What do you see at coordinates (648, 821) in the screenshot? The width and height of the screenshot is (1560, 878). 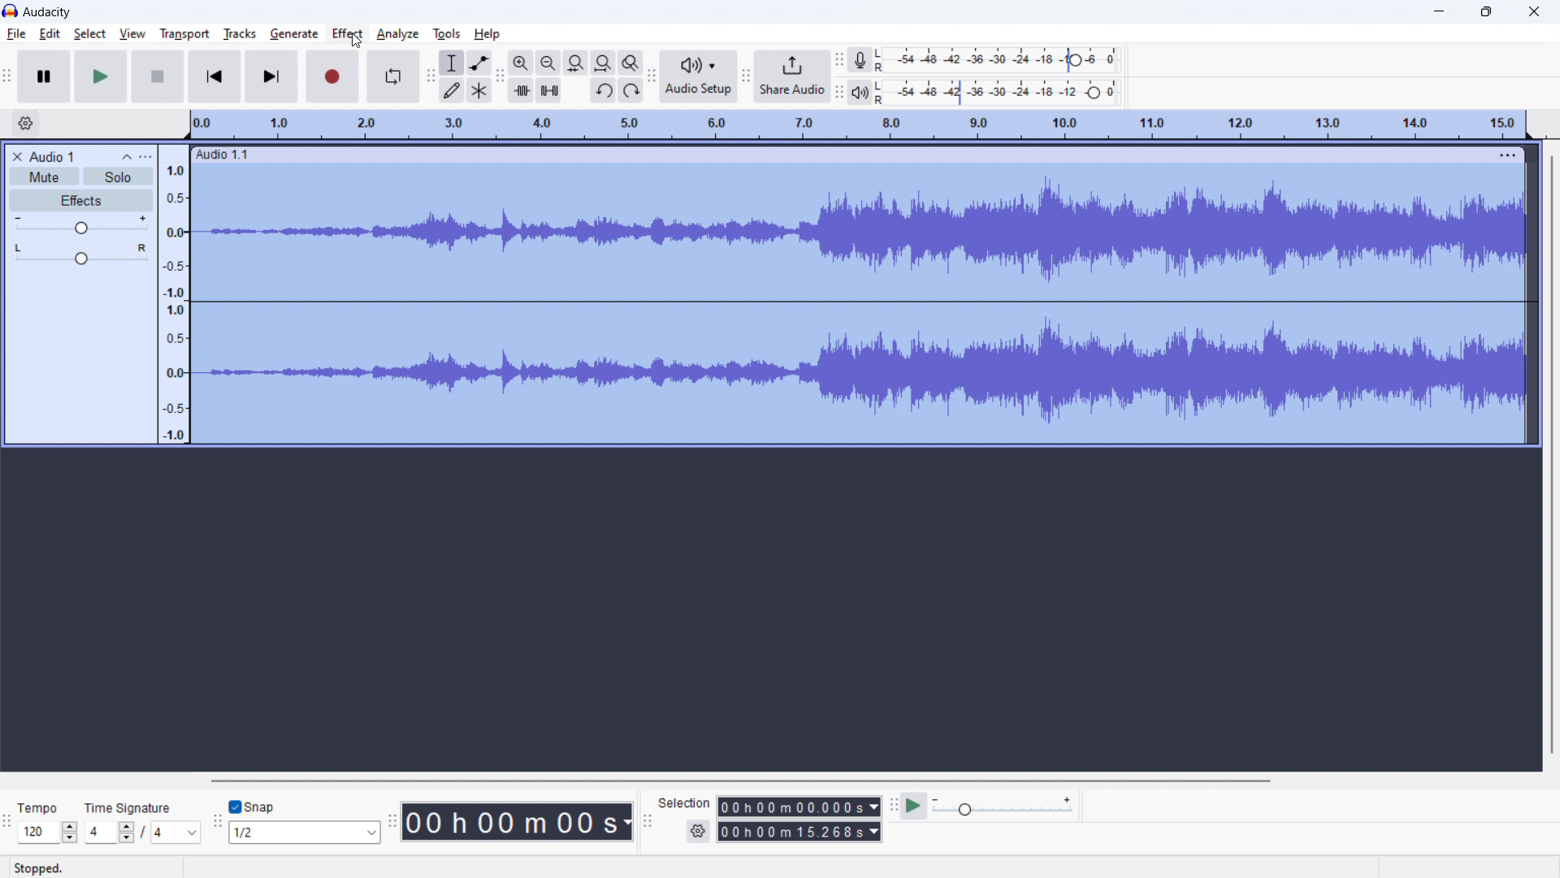 I see `selection toolbar` at bounding box center [648, 821].